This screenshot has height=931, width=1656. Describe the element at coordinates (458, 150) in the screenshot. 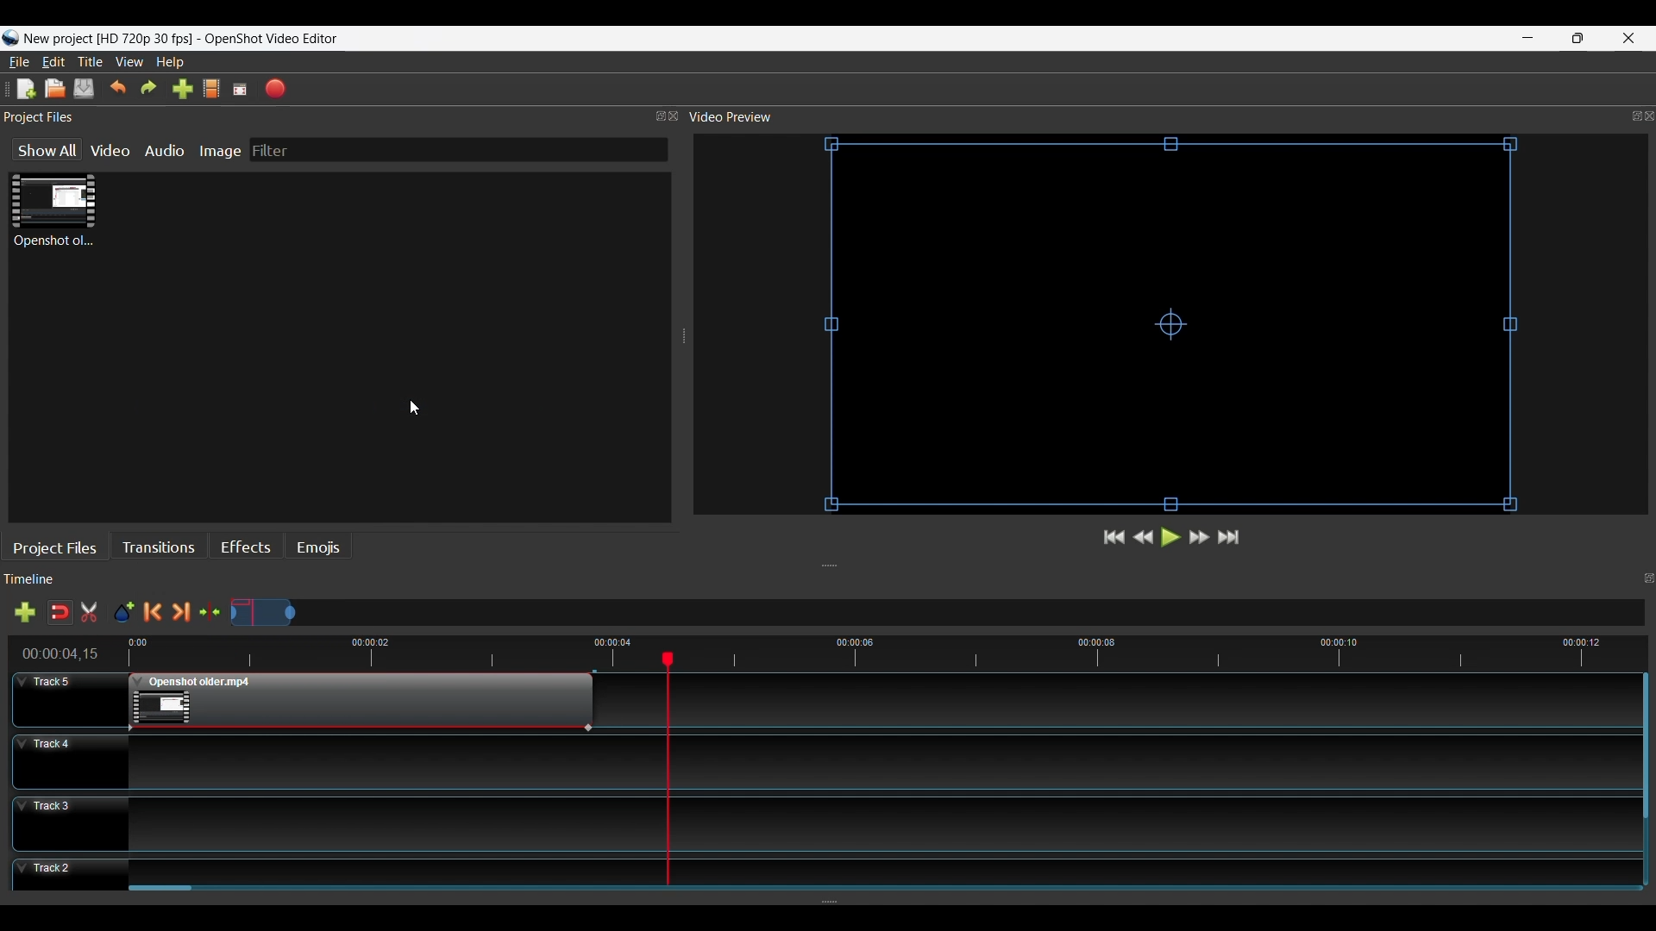

I see `Filter` at that location.